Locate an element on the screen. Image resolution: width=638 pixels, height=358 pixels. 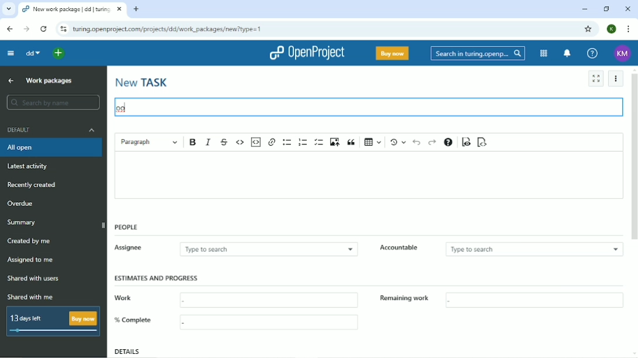
turing.openproject.com/projects/dd/work_packages/new?type=1 is located at coordinates (169, 29).